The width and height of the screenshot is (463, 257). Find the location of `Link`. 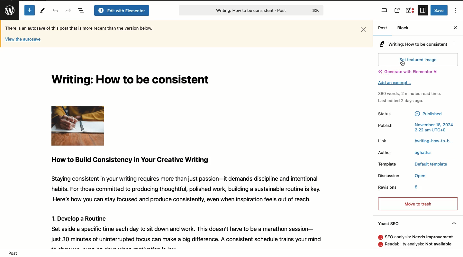

Link is located at coordinates (383, 141).